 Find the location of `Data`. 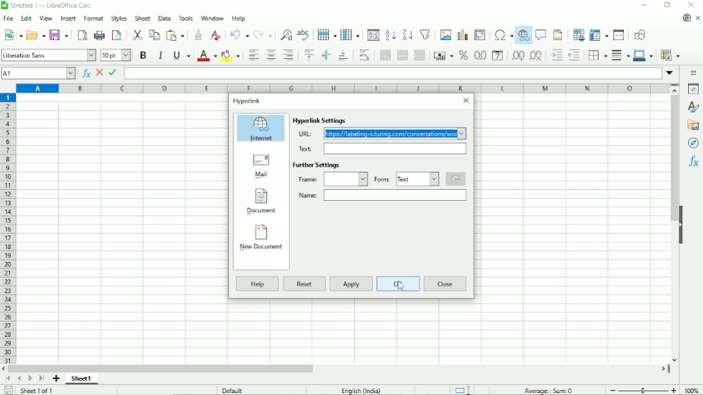

Data is located at coordinates (165, 17).